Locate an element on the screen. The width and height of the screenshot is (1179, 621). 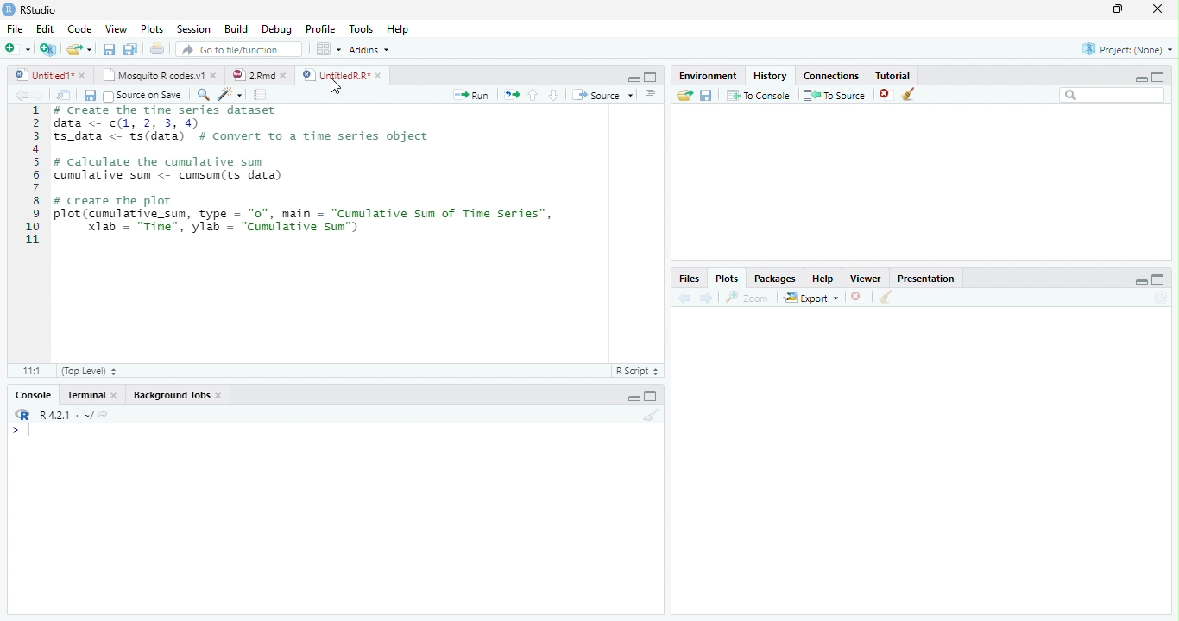
Maximize is located at coordinates (652, 78).